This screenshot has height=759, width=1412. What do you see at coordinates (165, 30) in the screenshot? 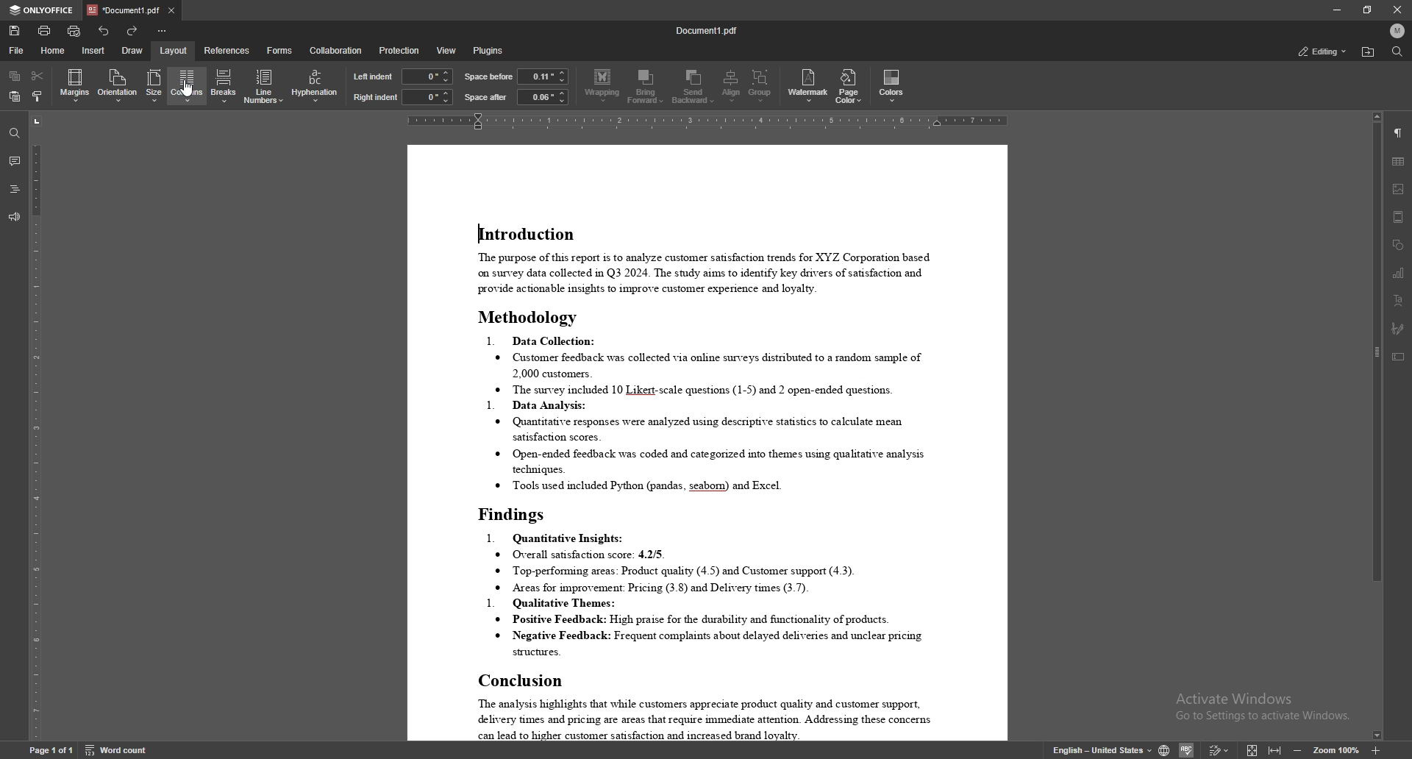
I see `configure toolbar` at bounding box center [165, 30].